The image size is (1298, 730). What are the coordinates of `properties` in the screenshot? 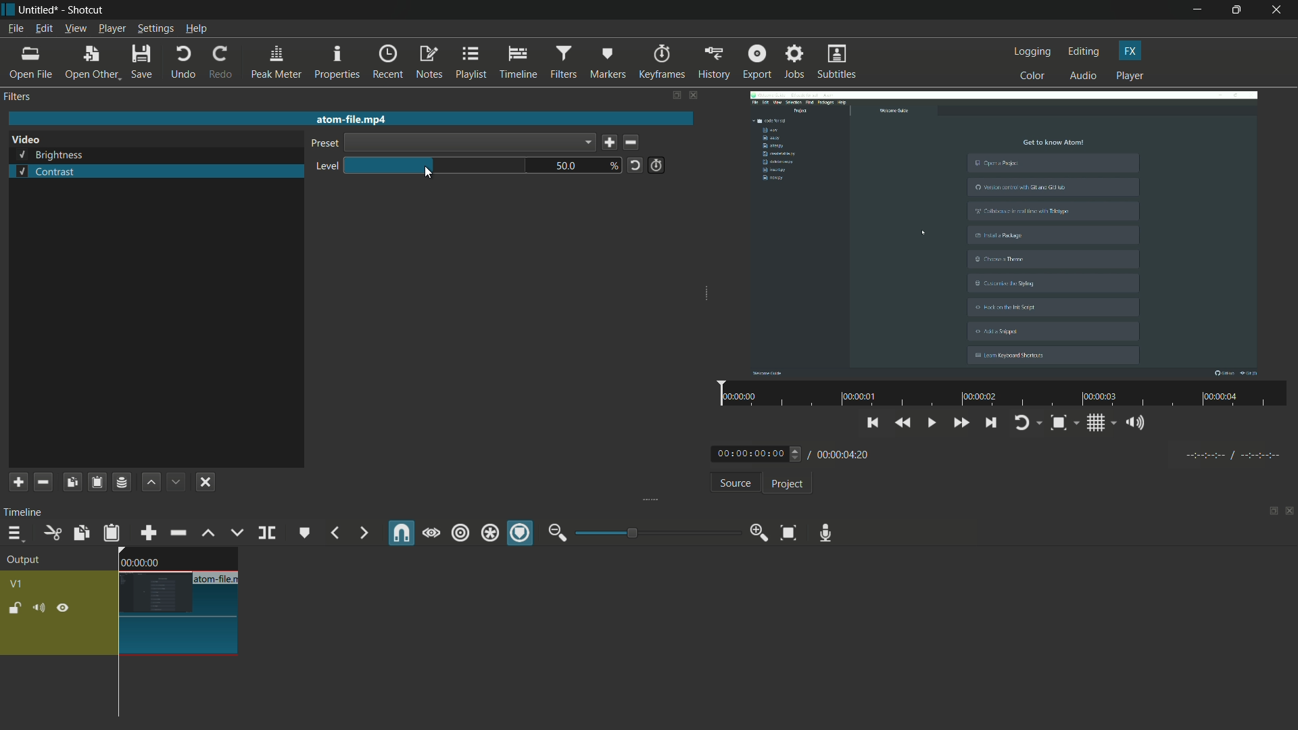 It's located at (337, 63).